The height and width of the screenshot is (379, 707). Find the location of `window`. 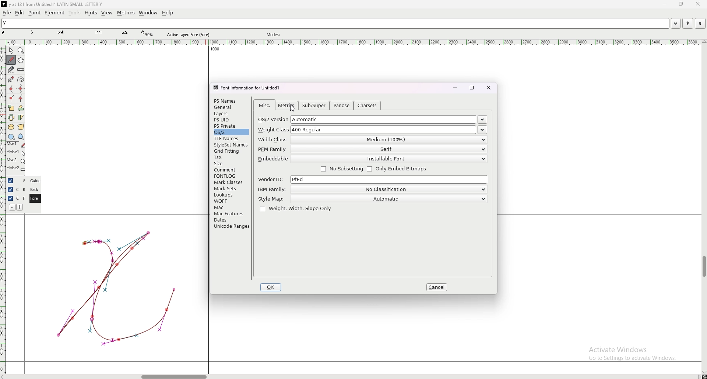

window is located at coordinates (148, 13).